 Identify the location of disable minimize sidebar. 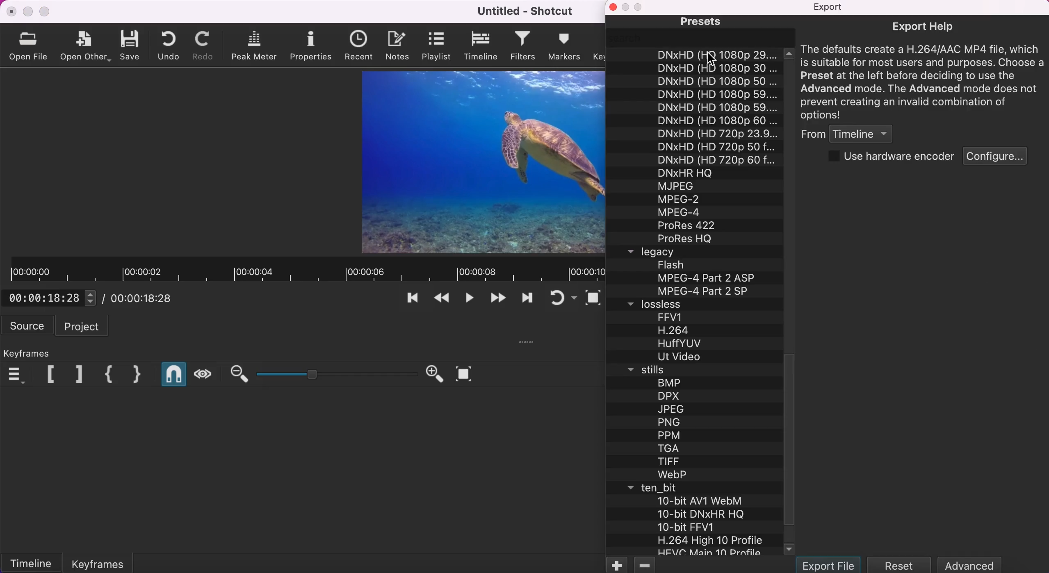
(627, 8).